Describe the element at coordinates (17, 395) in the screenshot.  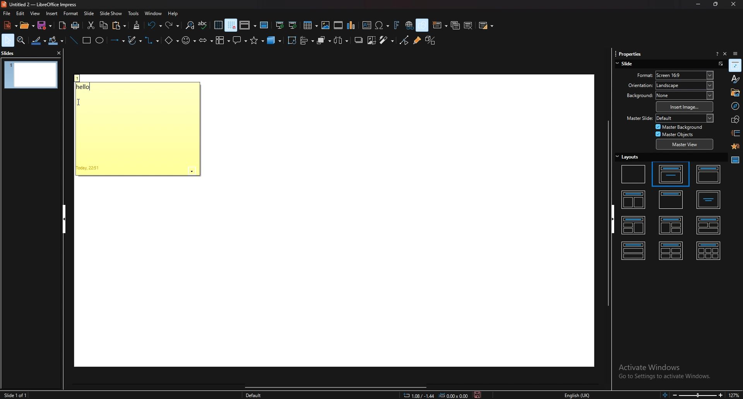
I see `slide 1 of 1` at that location.